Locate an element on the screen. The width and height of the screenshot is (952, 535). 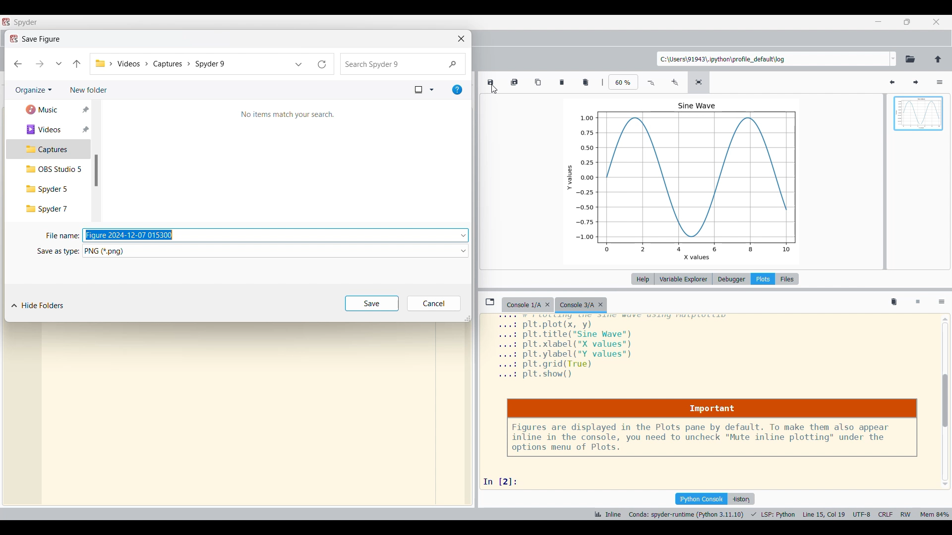
Remove all plots is located at coordinates (586, 82).